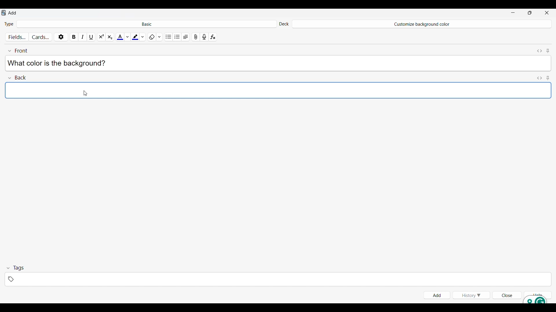  I want to click on Toggle HTML editor, so click(540, 50).